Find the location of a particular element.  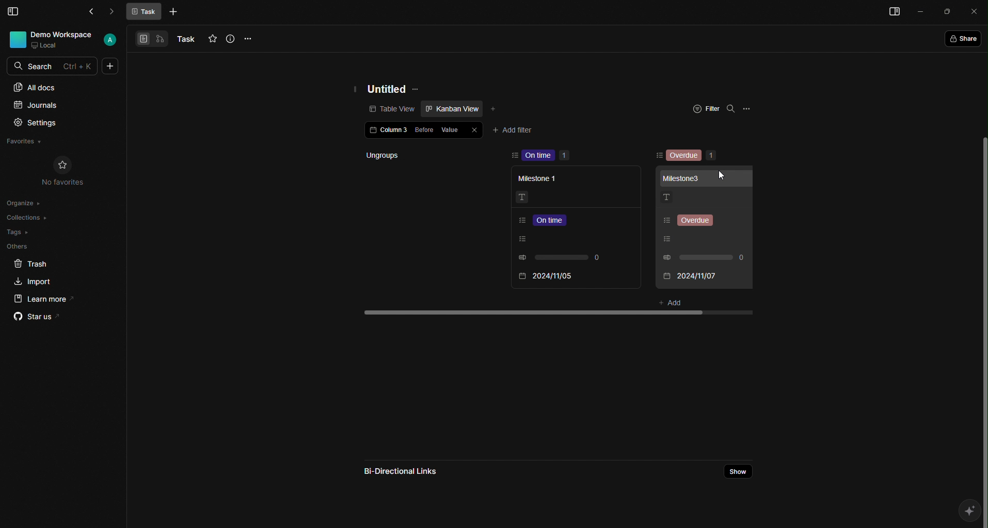

Add is located at coordinates (669, 301).